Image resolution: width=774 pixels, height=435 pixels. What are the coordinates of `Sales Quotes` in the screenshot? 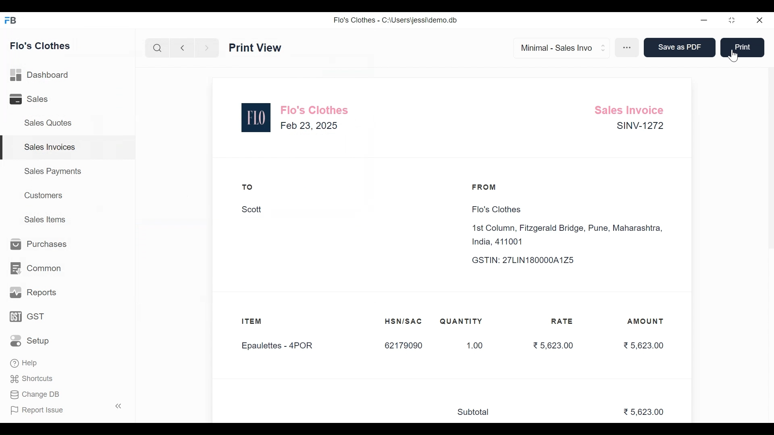 It's located at (51, 122).